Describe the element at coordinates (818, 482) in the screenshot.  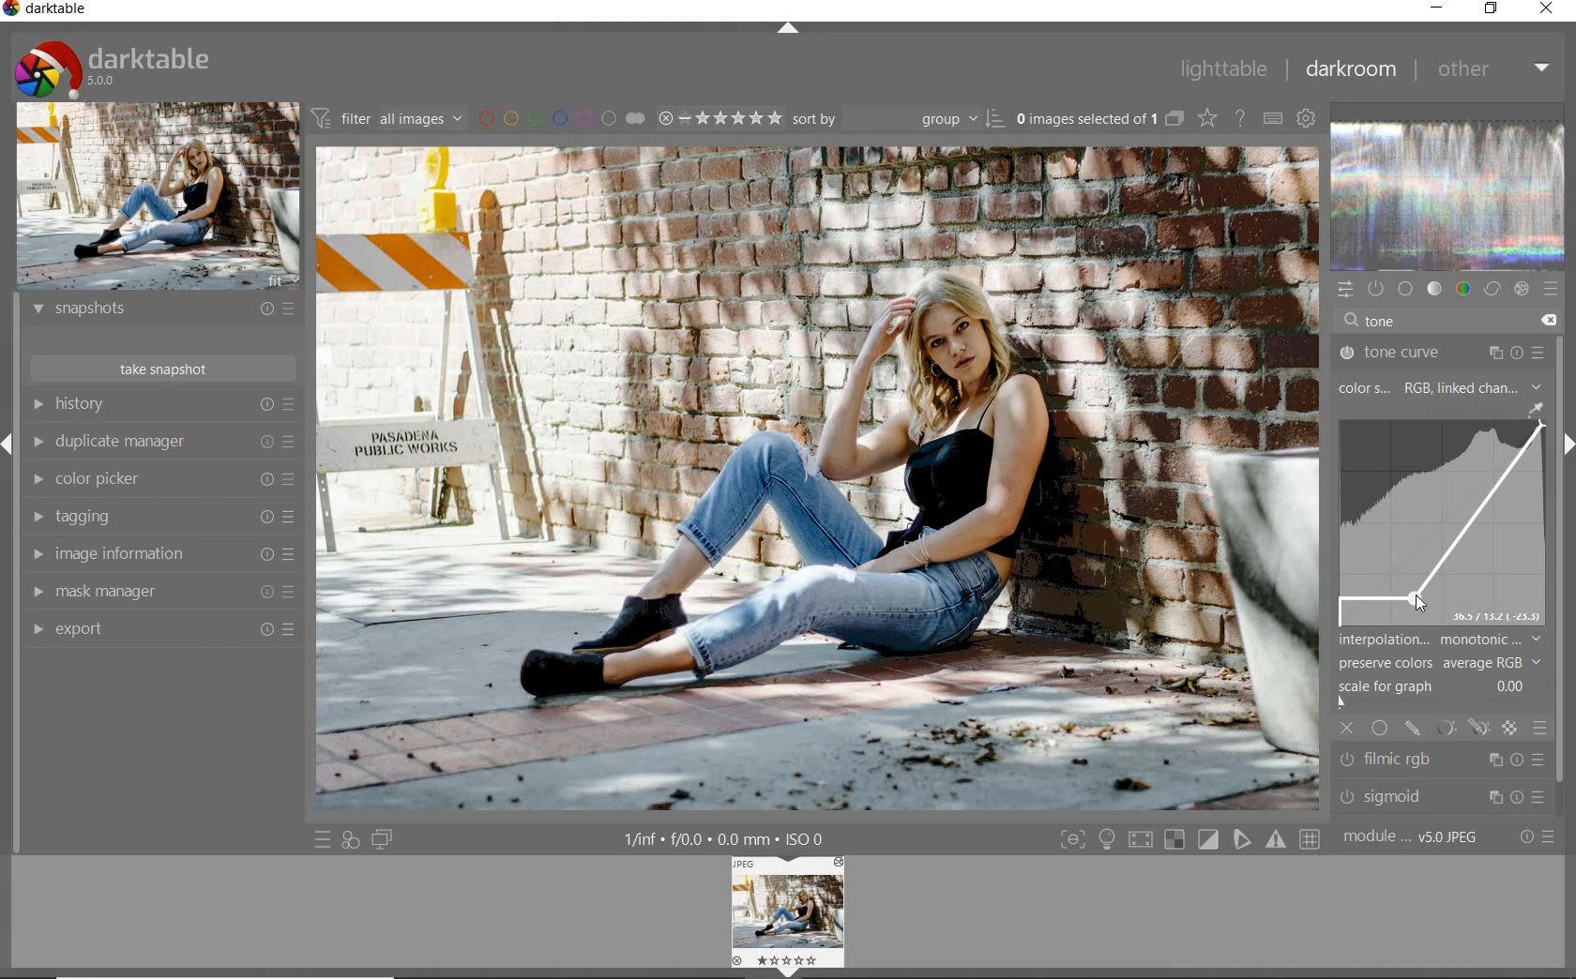
I see `selected image` at that location.